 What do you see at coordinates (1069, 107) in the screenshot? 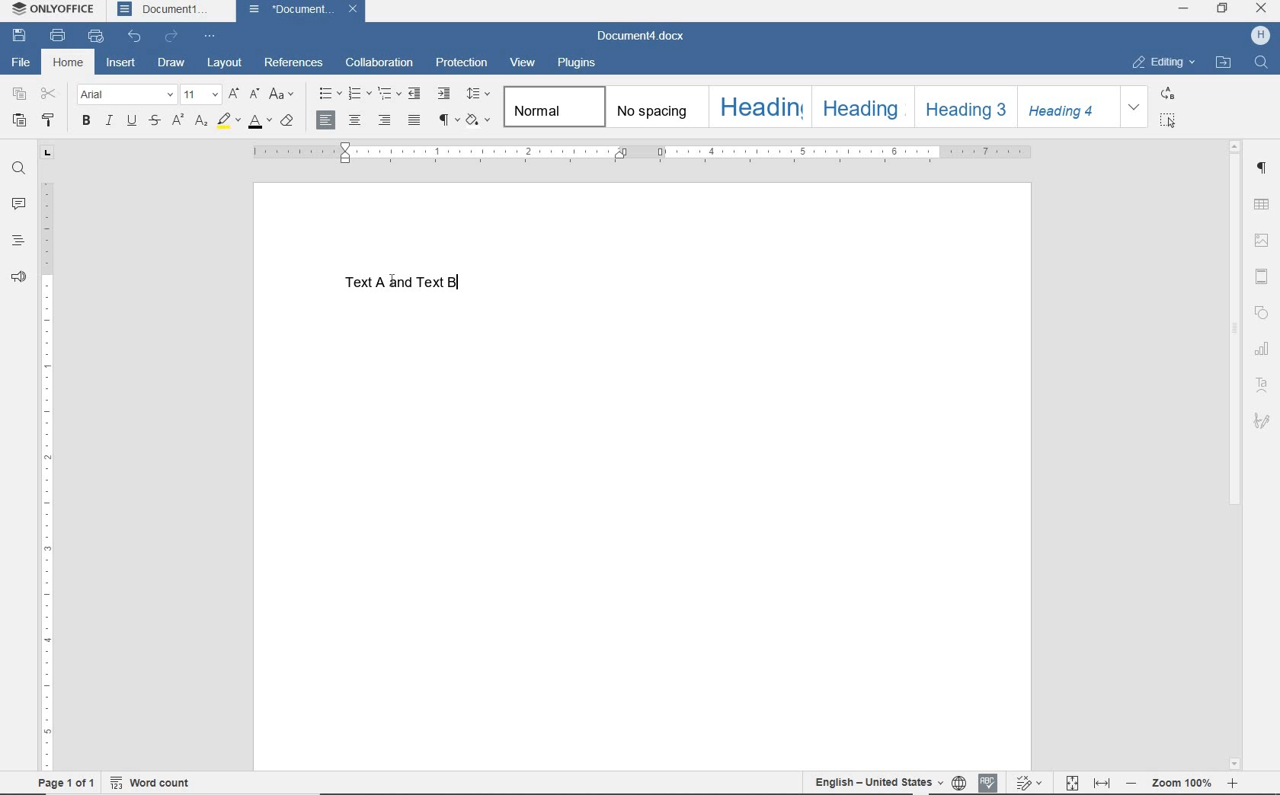
I see `HEADING 4` at bounding box center [1069, 107].